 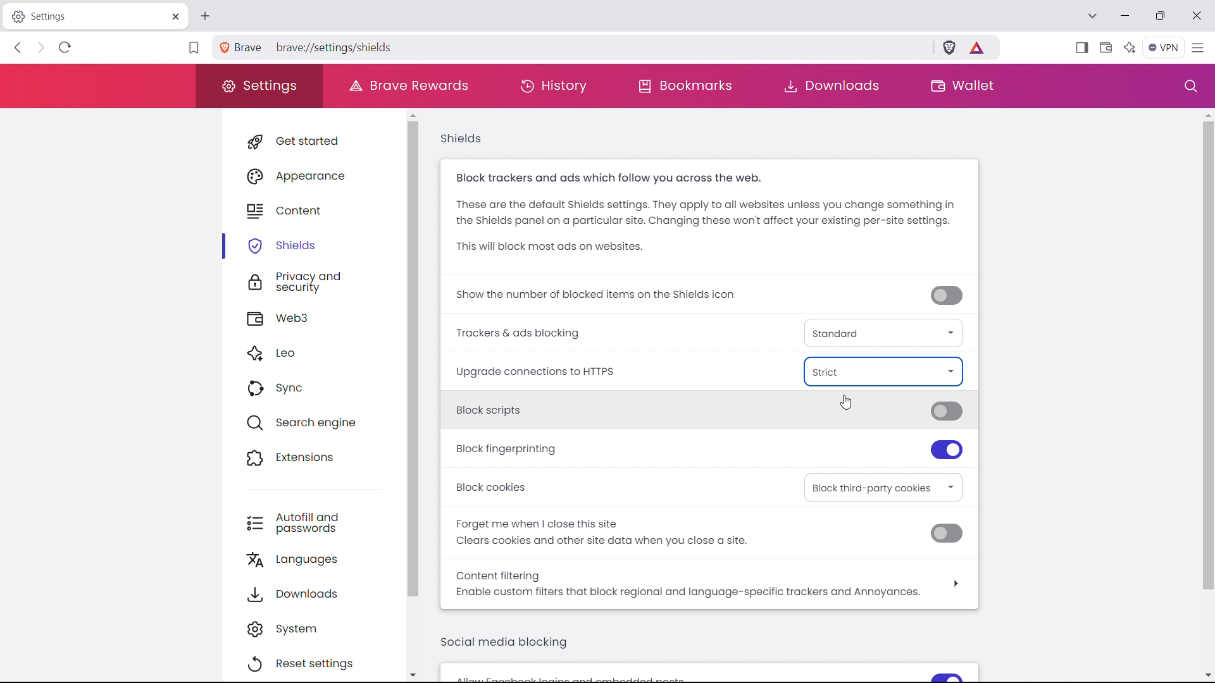 I want to click on allow feedback, so click(x=713, y=673).